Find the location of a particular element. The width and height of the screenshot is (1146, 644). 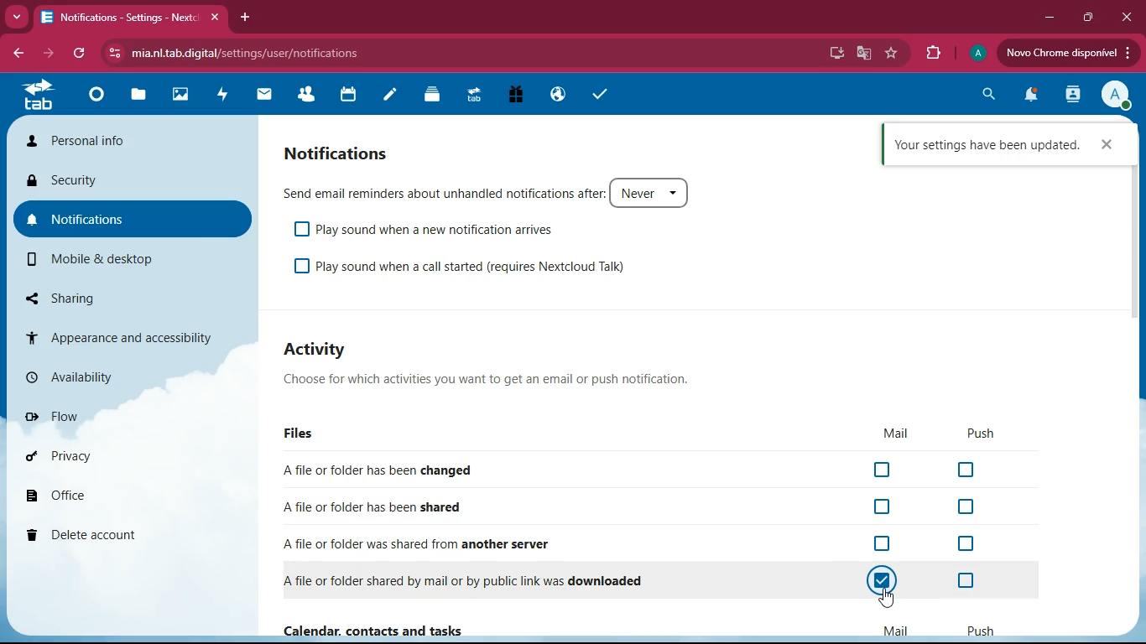

add tab is located at coordinates (248, 18).